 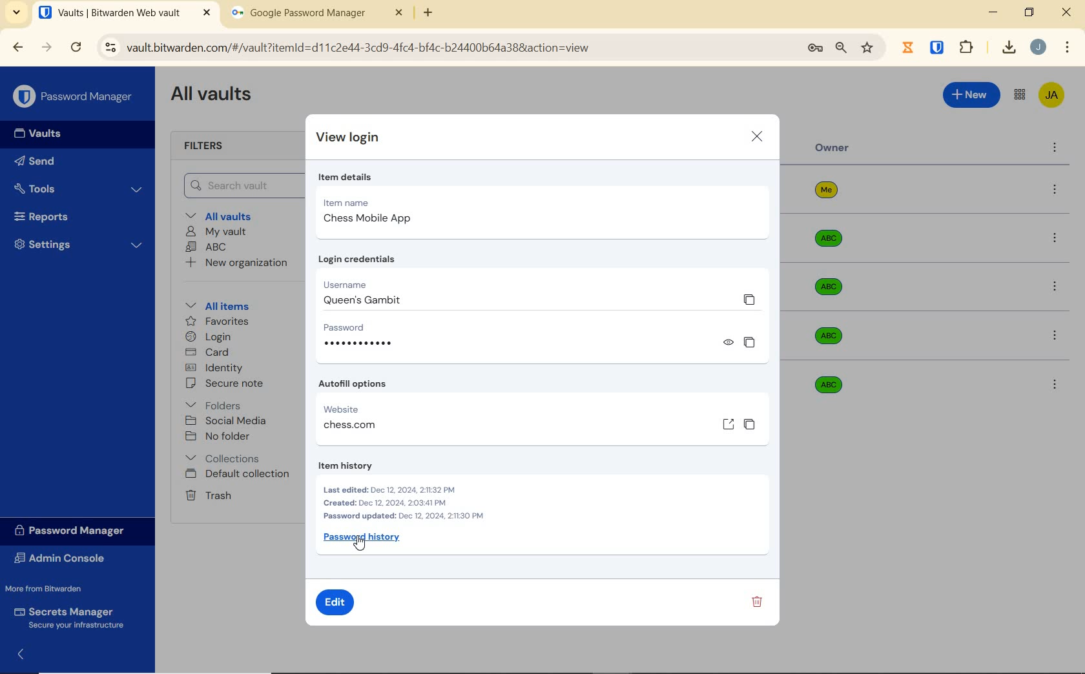 I want to click on chess mobile app, so click(x=369, y=220).